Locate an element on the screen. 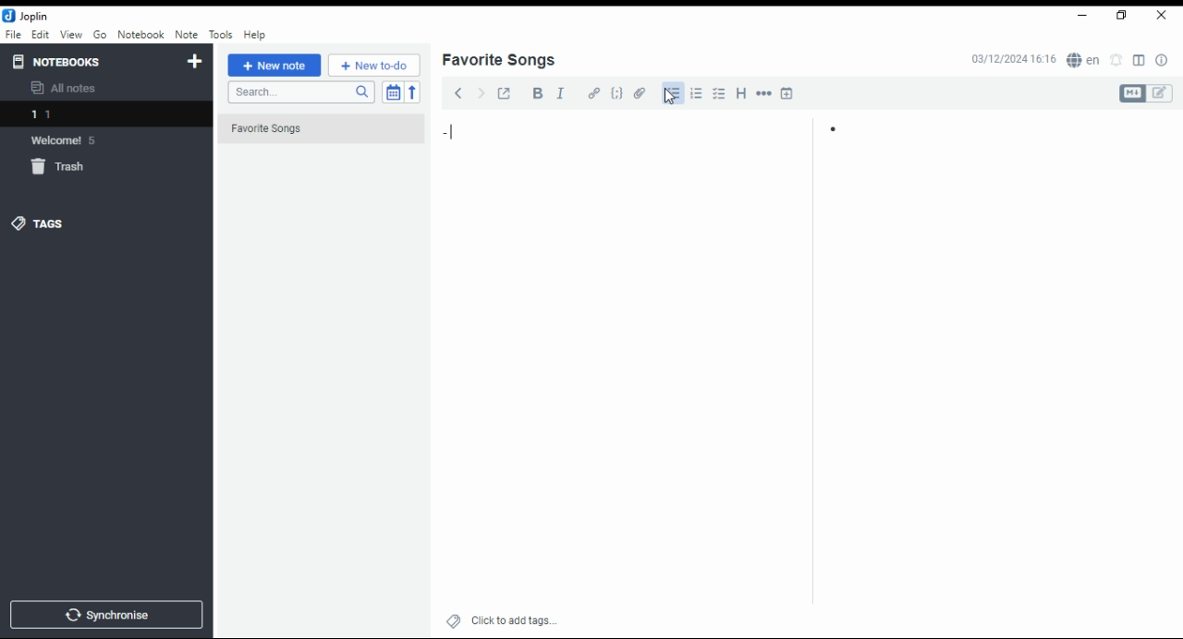 The width and height of the screenshot is (1183, 639). tools is located at coordinates (222, 35).